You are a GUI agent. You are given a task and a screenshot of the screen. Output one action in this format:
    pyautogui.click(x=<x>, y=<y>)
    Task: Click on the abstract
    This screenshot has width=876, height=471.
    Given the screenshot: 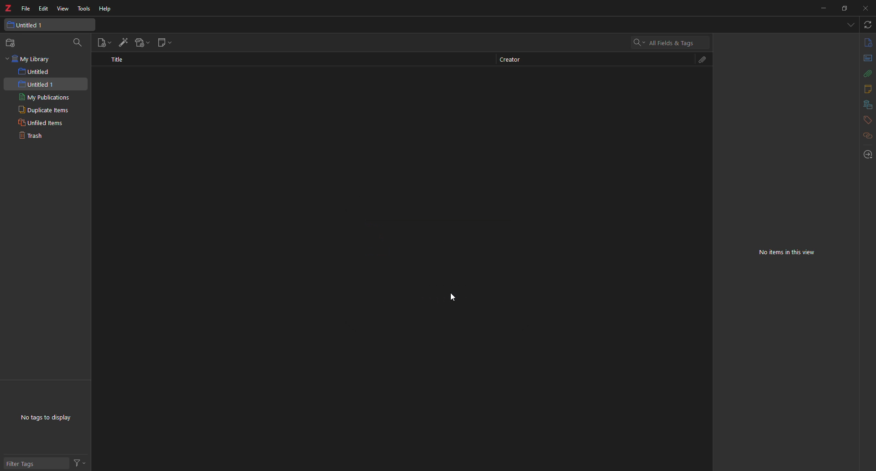 What is the action you would take?
    pyautogui.click(x=865, y=59)
    